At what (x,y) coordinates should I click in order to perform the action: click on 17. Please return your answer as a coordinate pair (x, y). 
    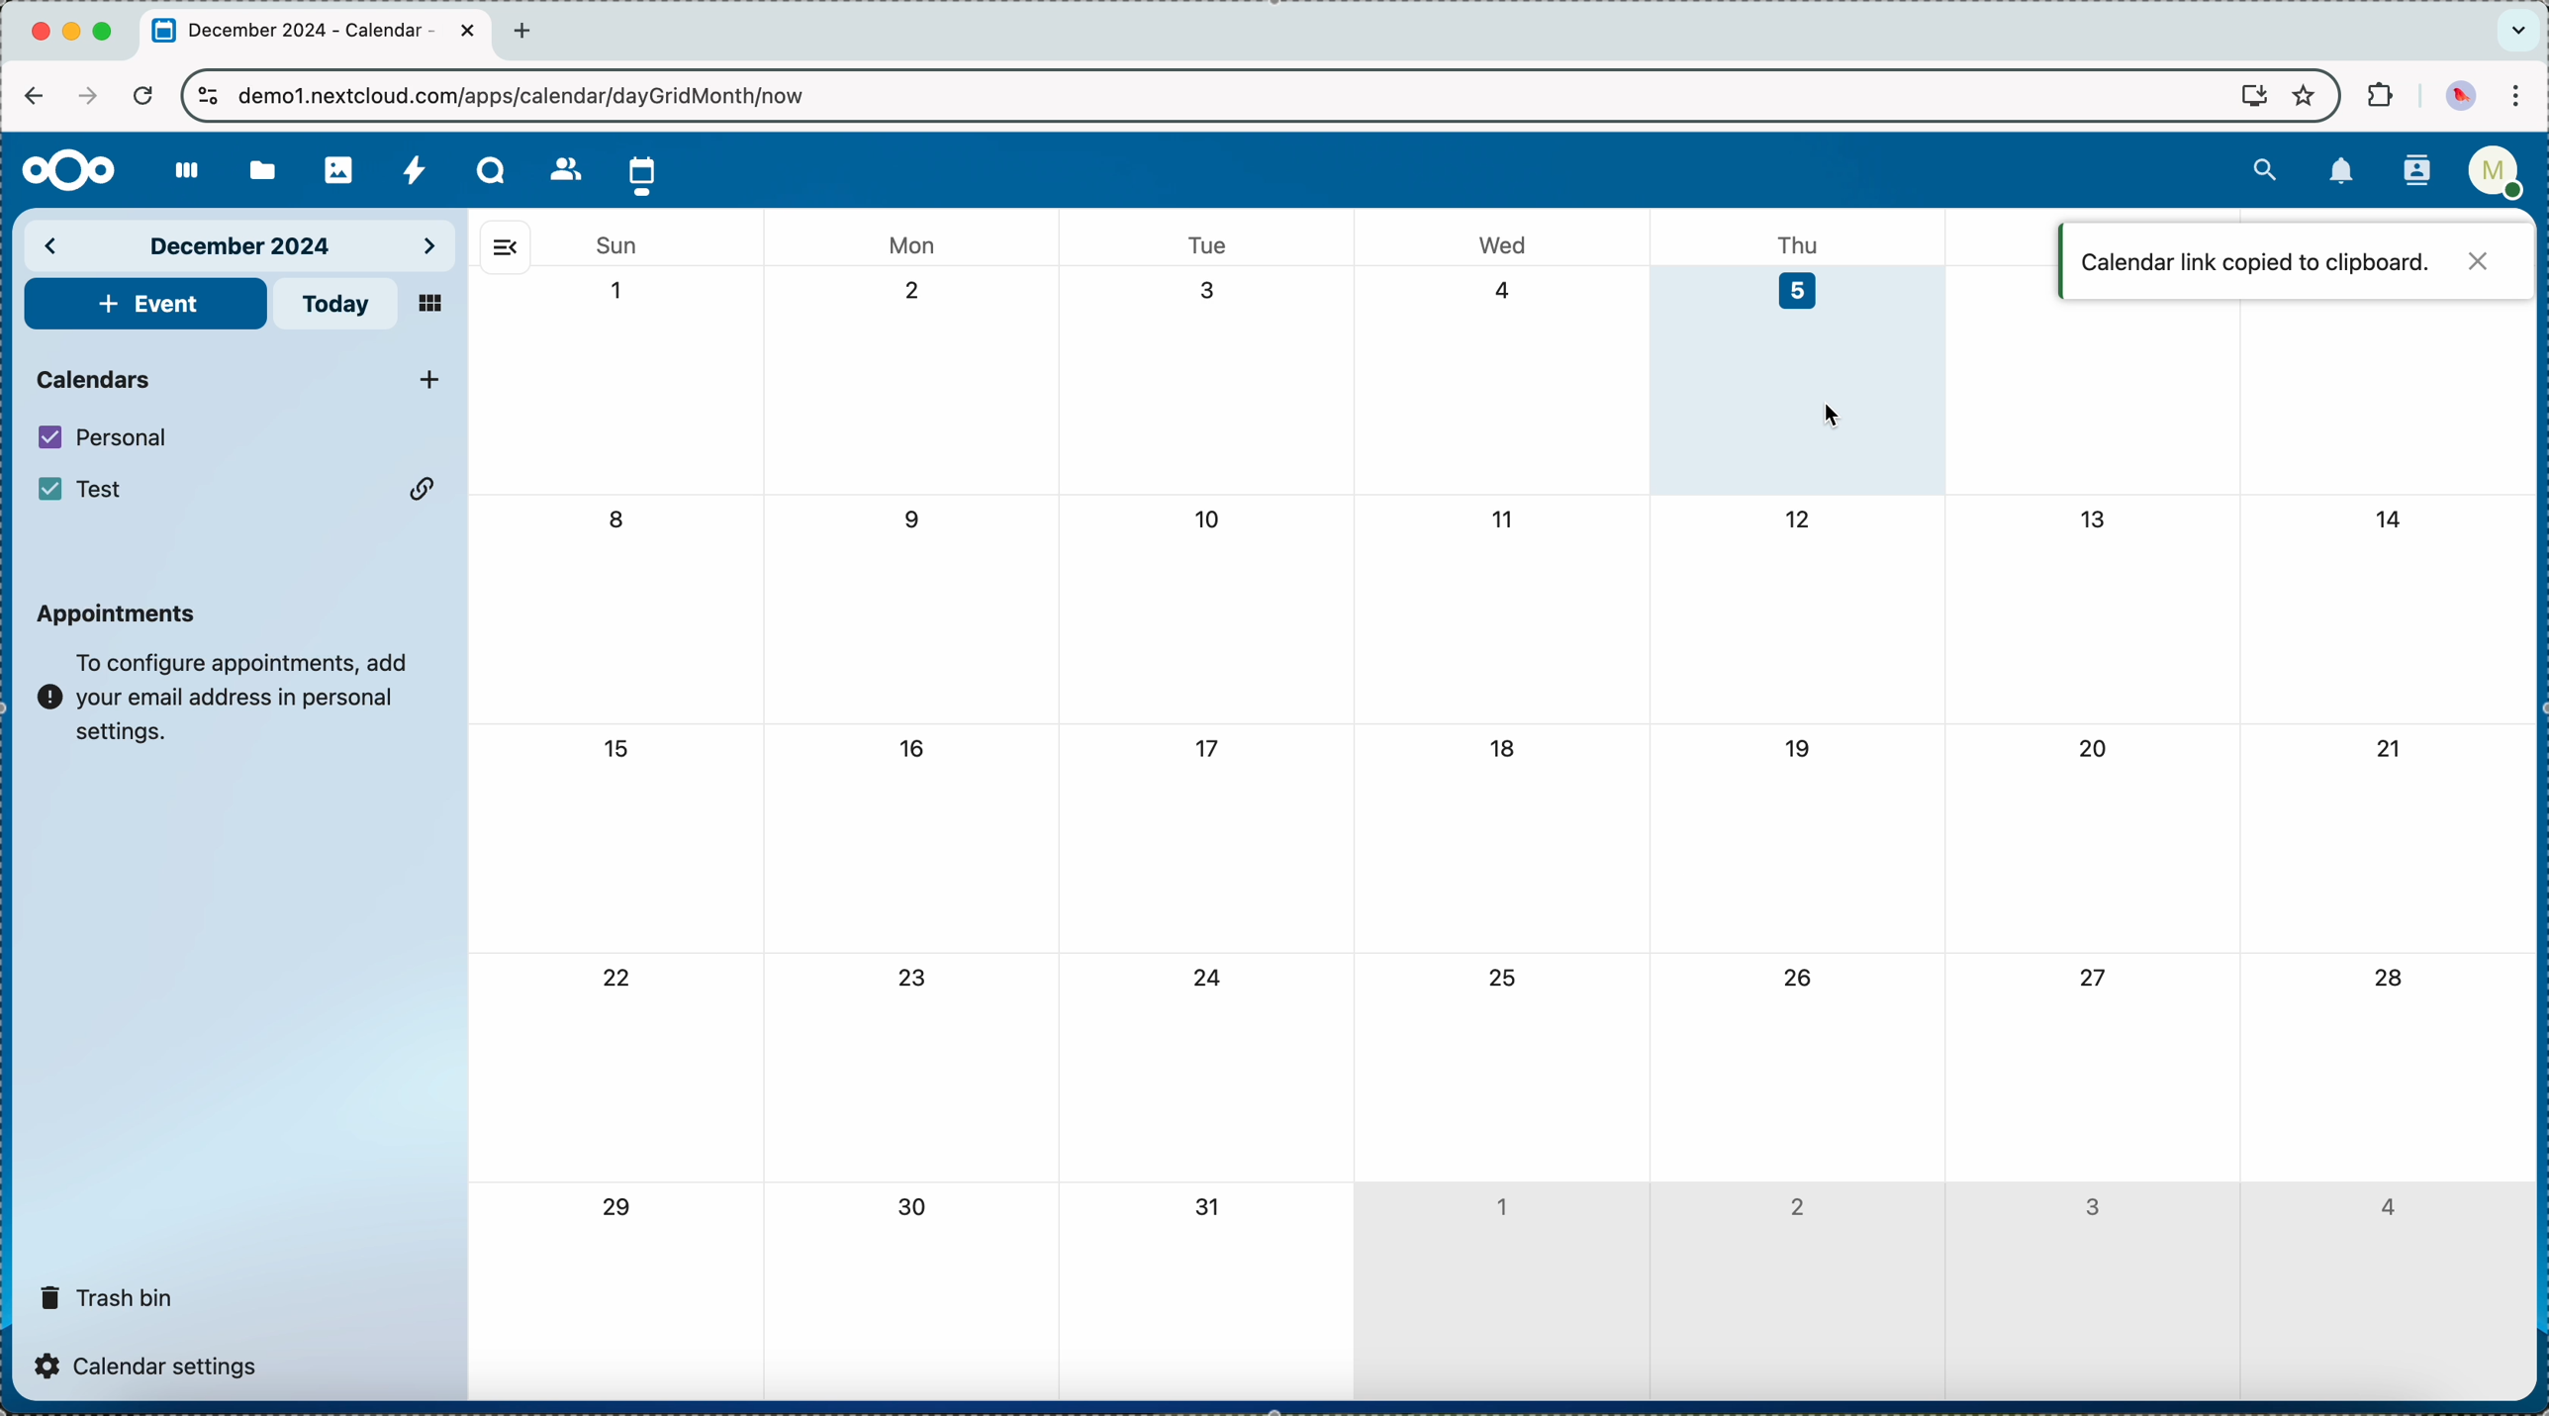
    Looking at the image, I should click on (1210, 749).